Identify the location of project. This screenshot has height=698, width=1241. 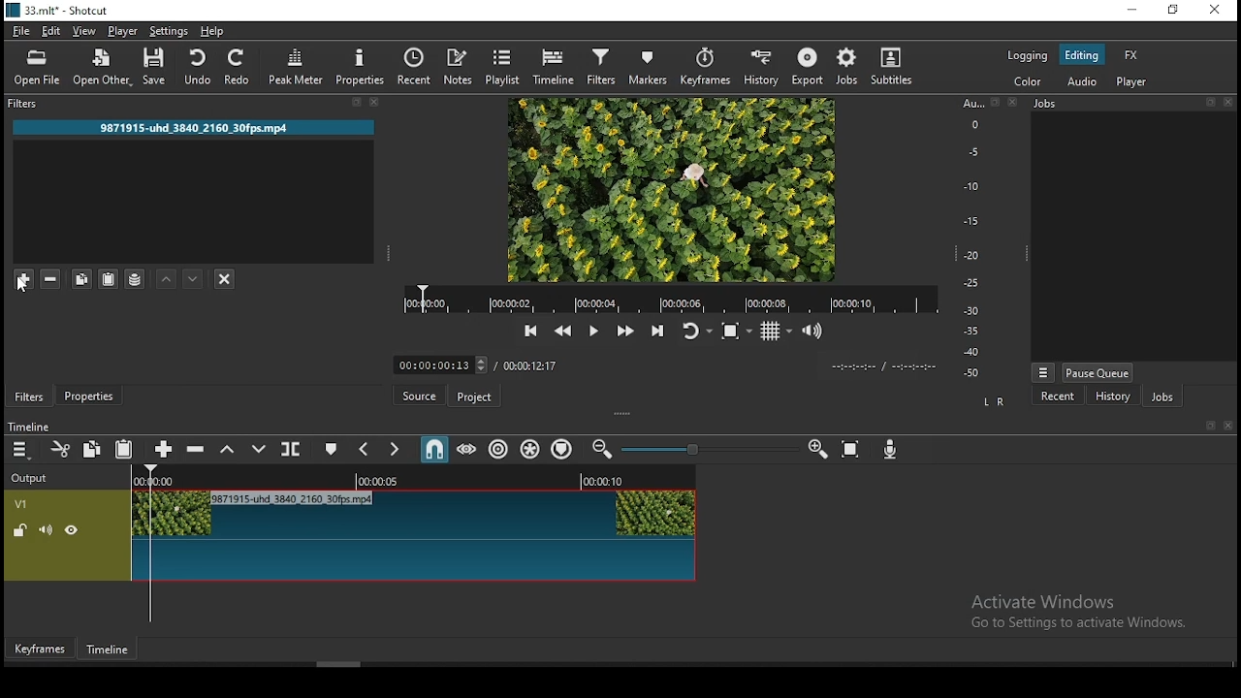
(478, 397).